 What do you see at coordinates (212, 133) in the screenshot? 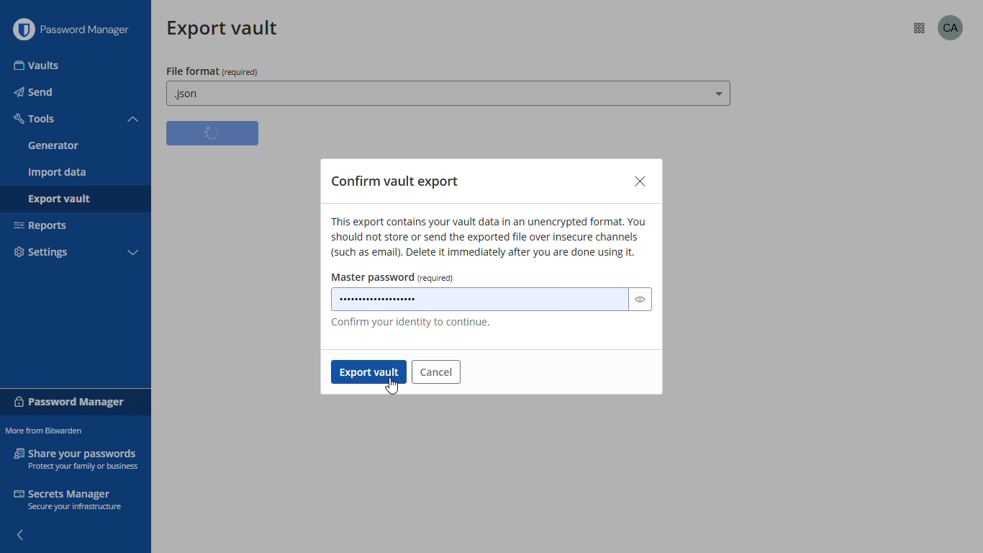
I see `loading` at bounding box center [212, 133].